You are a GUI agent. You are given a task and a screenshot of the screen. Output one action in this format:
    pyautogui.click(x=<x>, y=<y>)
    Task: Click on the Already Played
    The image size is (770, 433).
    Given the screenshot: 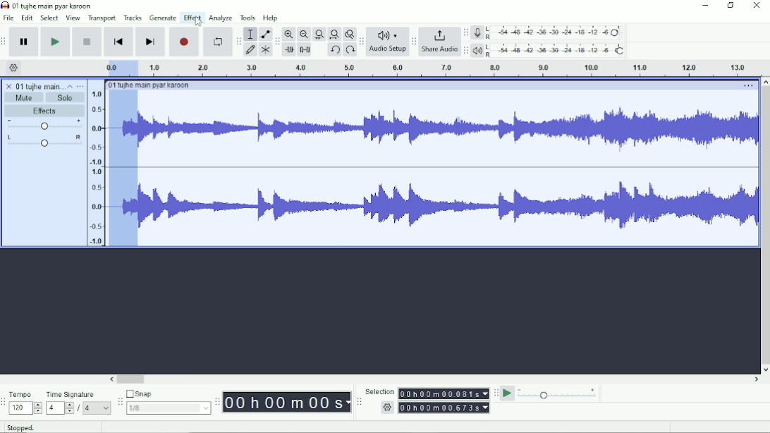 What is the action you would take?
    pyautogui.click(x=119, y=68)
    